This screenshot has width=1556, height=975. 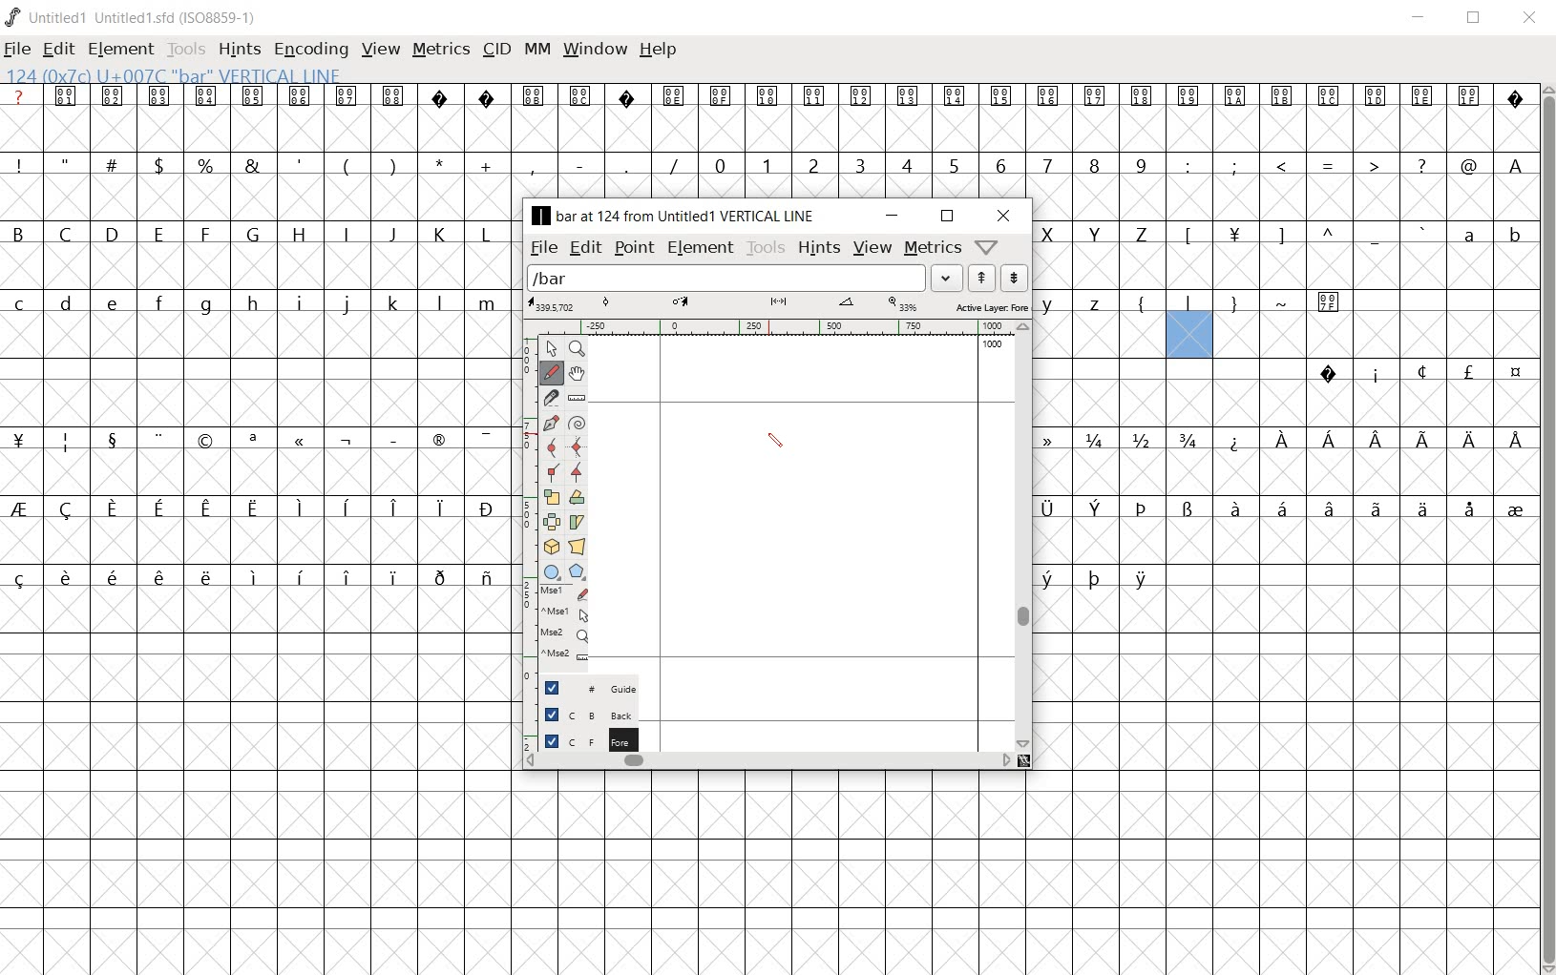 I want to click on show the next word list, so click(x=1012, y=279).